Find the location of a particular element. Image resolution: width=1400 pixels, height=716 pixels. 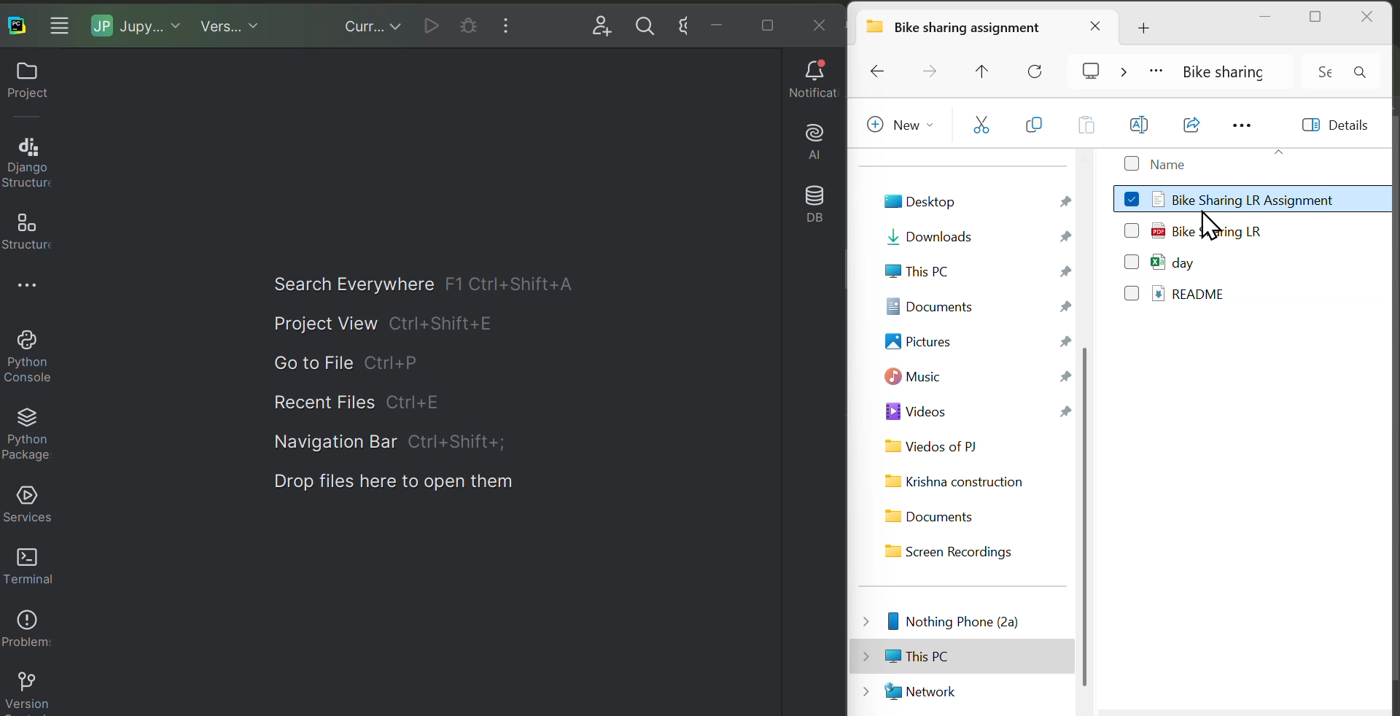

Notifications is located at coordinates (809, 81).